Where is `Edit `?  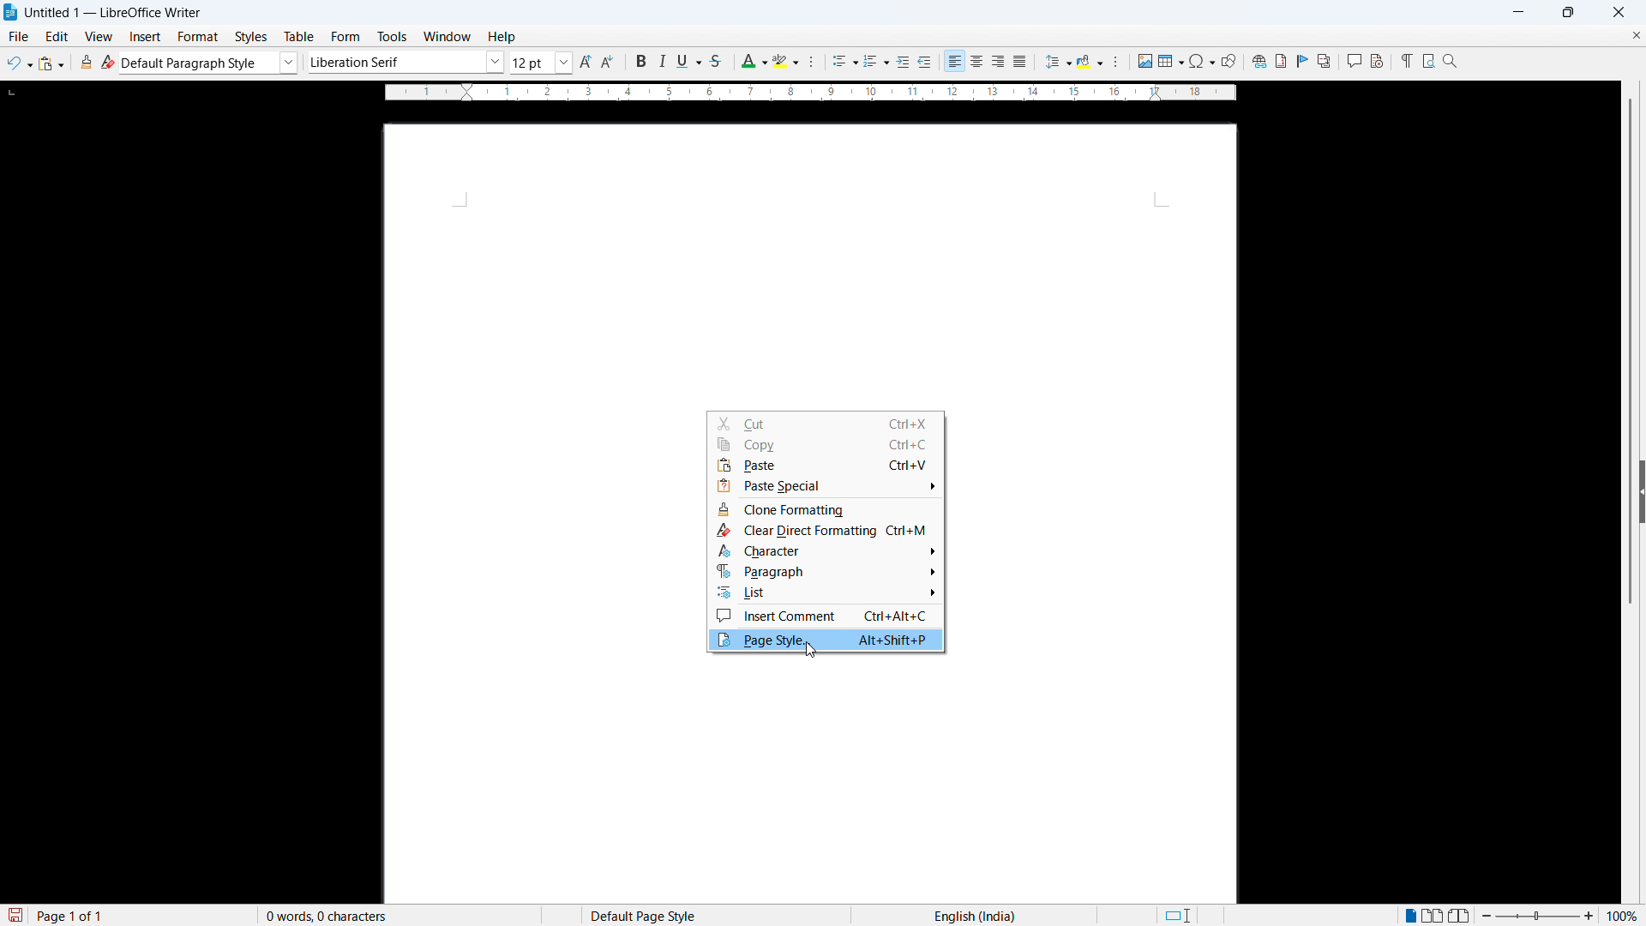 Edit  is located at coordinates (57, 36).